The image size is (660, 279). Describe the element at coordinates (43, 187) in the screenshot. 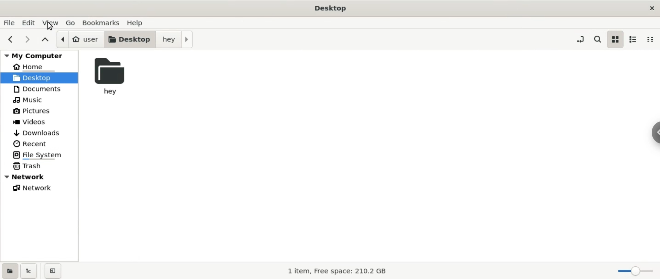

I see `network` at that location.